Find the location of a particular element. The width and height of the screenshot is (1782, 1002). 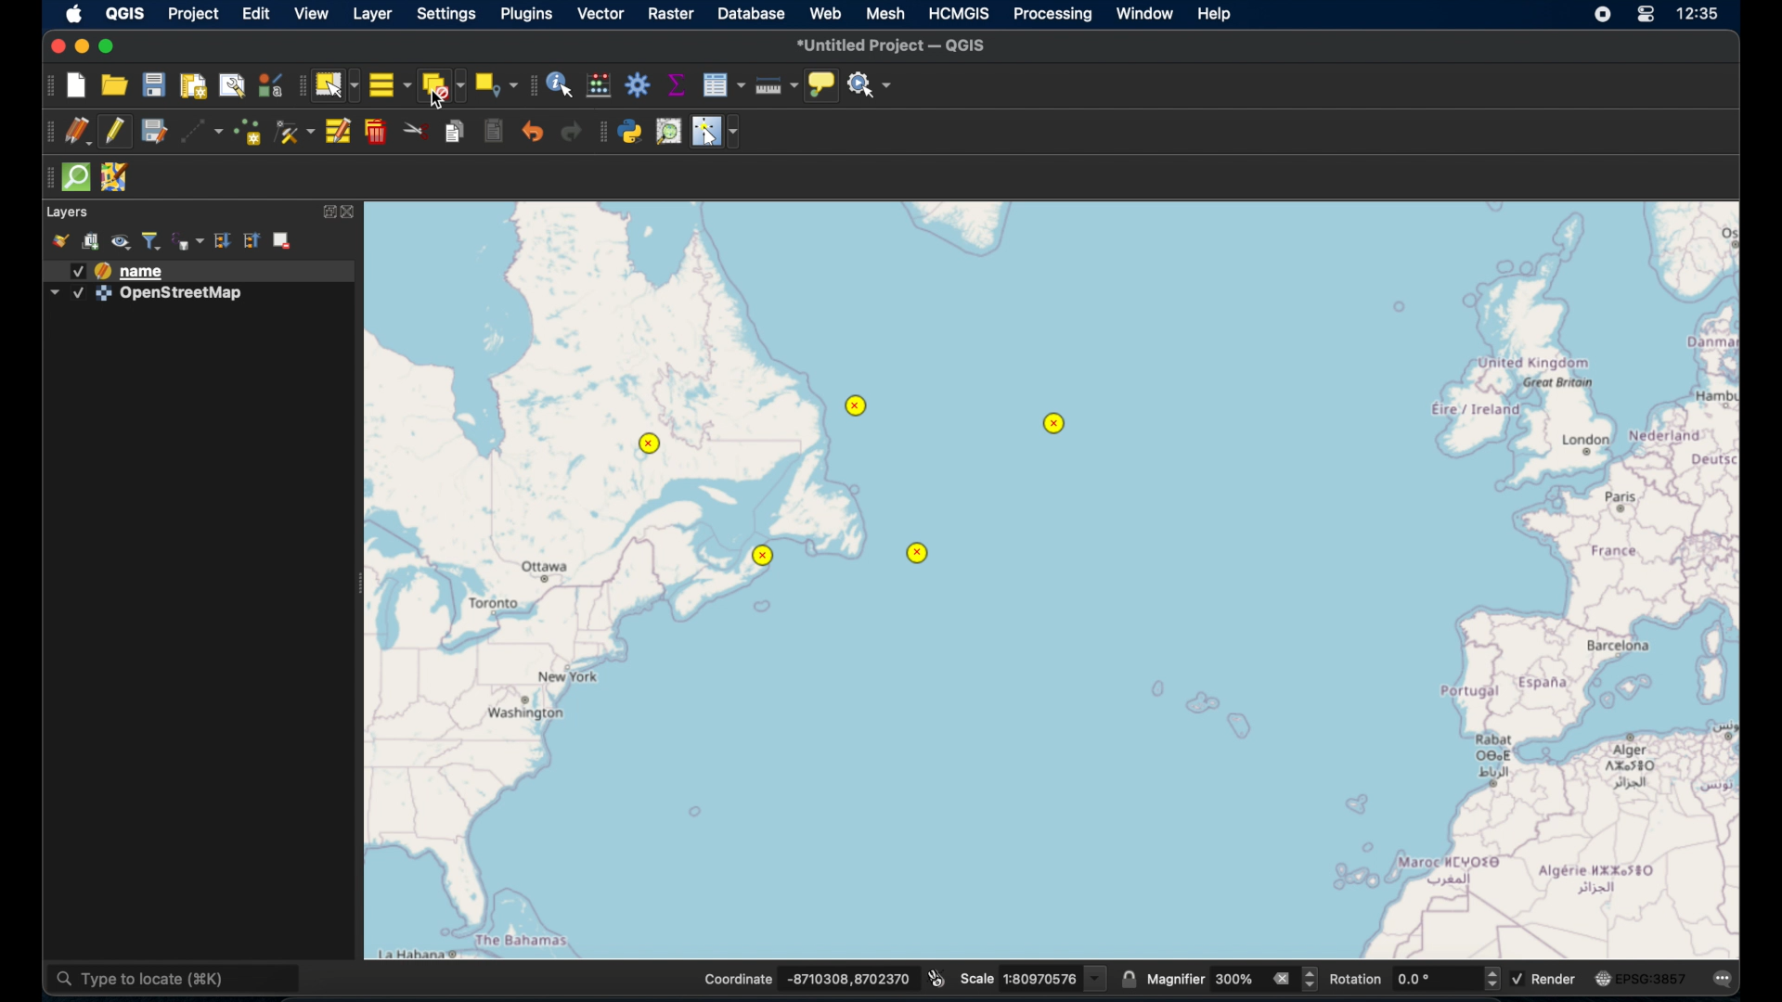

mesh is located at coordinates (885, 15).